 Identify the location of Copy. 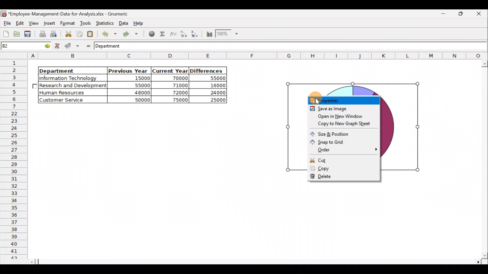
(339, 169).